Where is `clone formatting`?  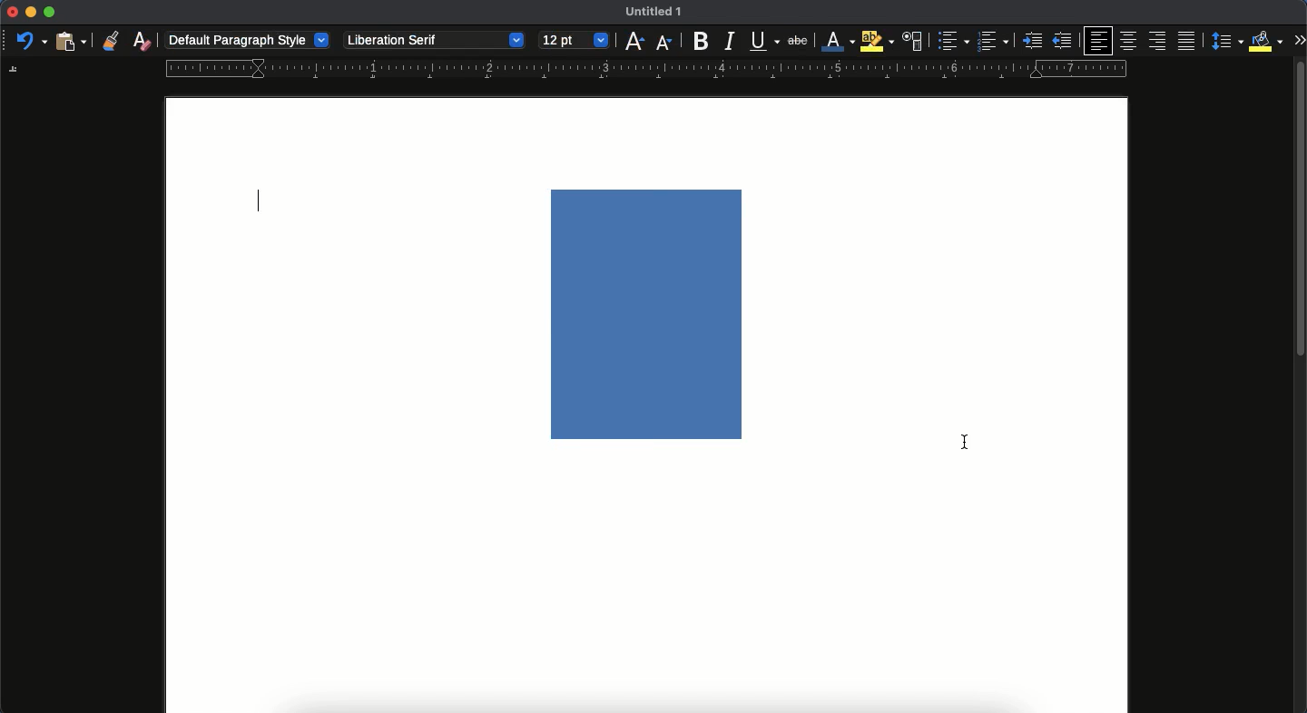 clone formatting is located at coordinates (110, 39).